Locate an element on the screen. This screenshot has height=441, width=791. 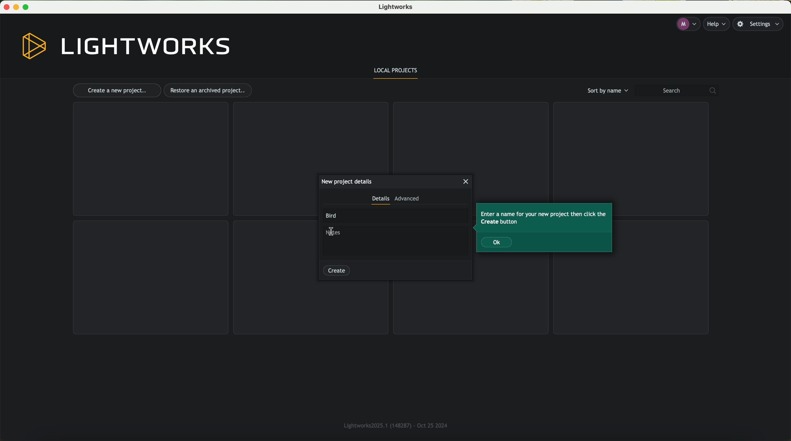
grid is located at coordinates (310, 137).